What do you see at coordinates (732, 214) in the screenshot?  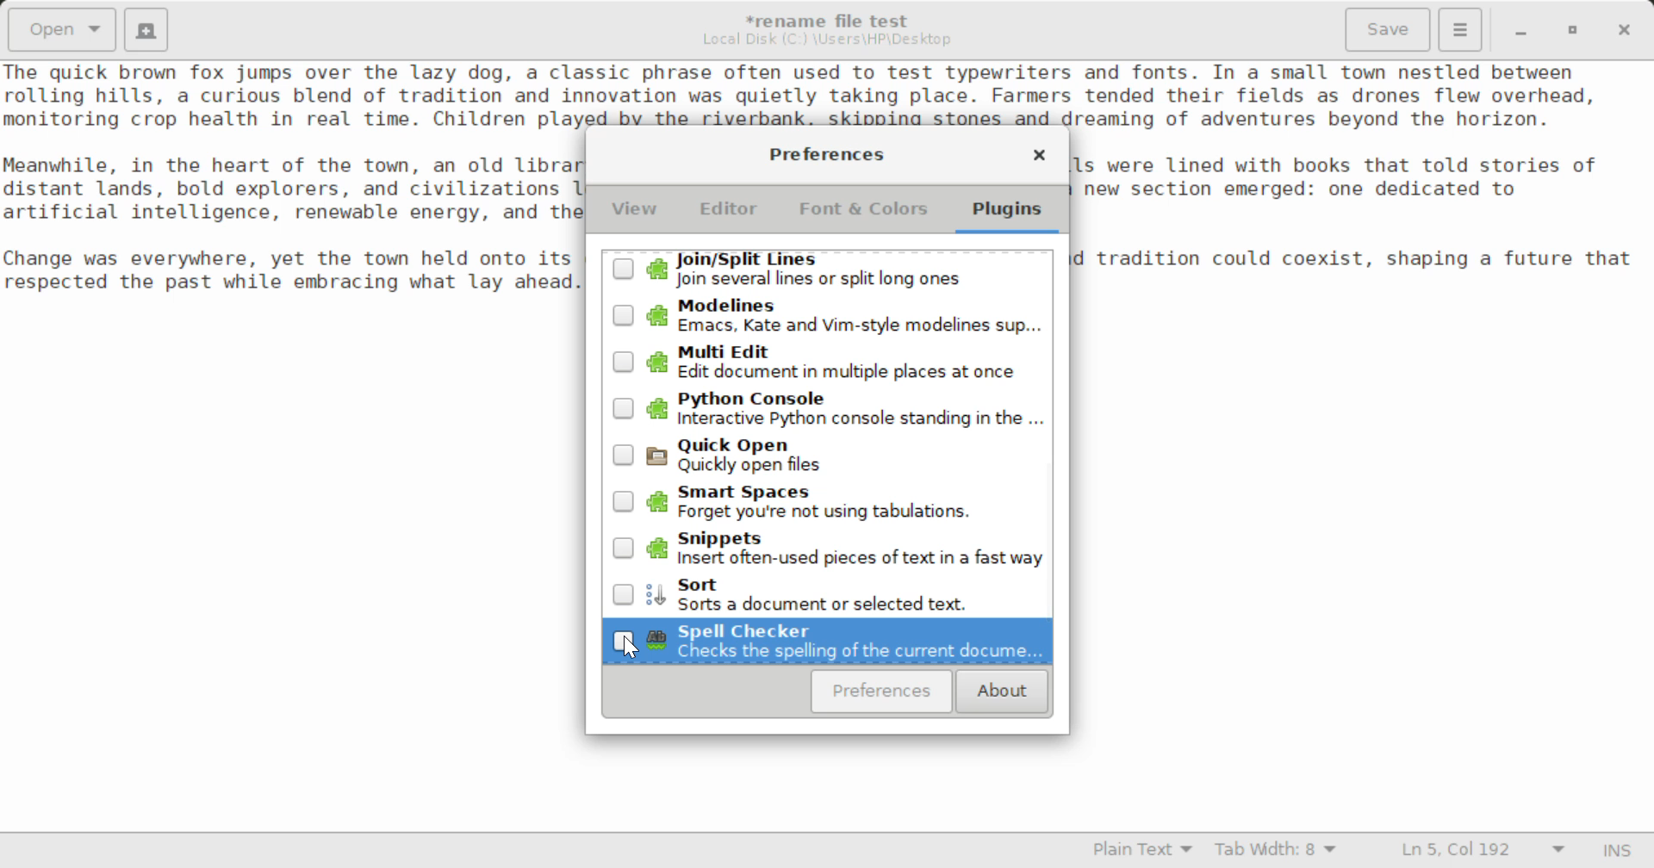 I see `Editor Tab` at bounding box center [732, 214].